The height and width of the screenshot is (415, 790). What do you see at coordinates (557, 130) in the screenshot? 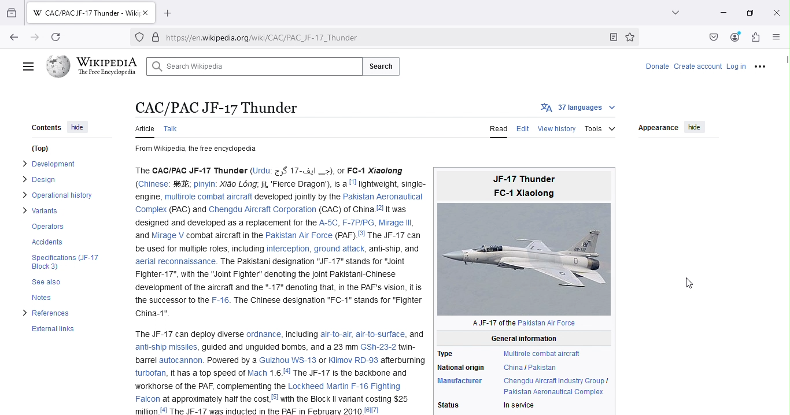
I see ` View history` at bounding box center [557, 130].